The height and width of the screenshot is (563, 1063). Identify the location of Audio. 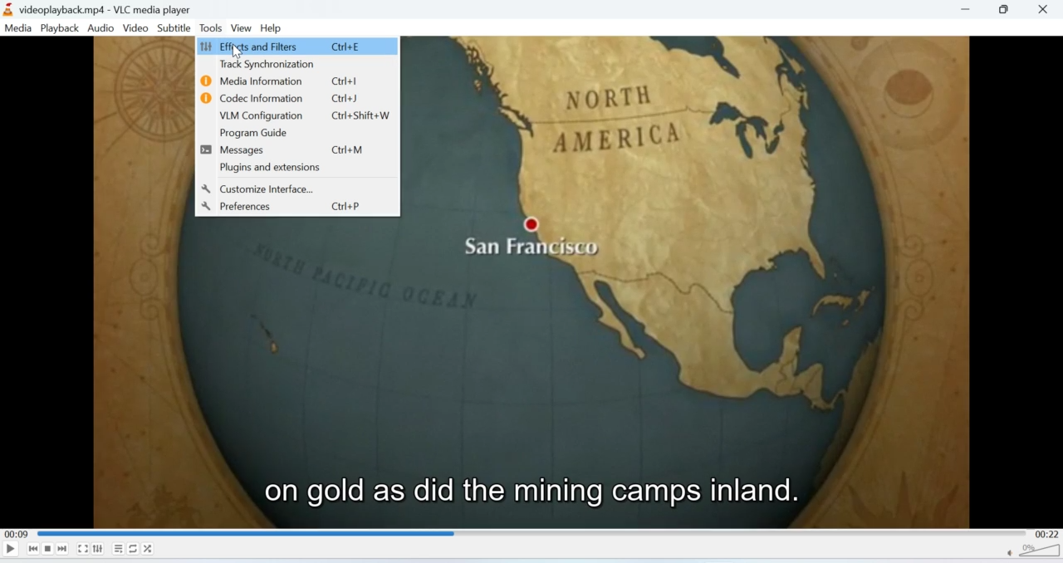
(101, 28).